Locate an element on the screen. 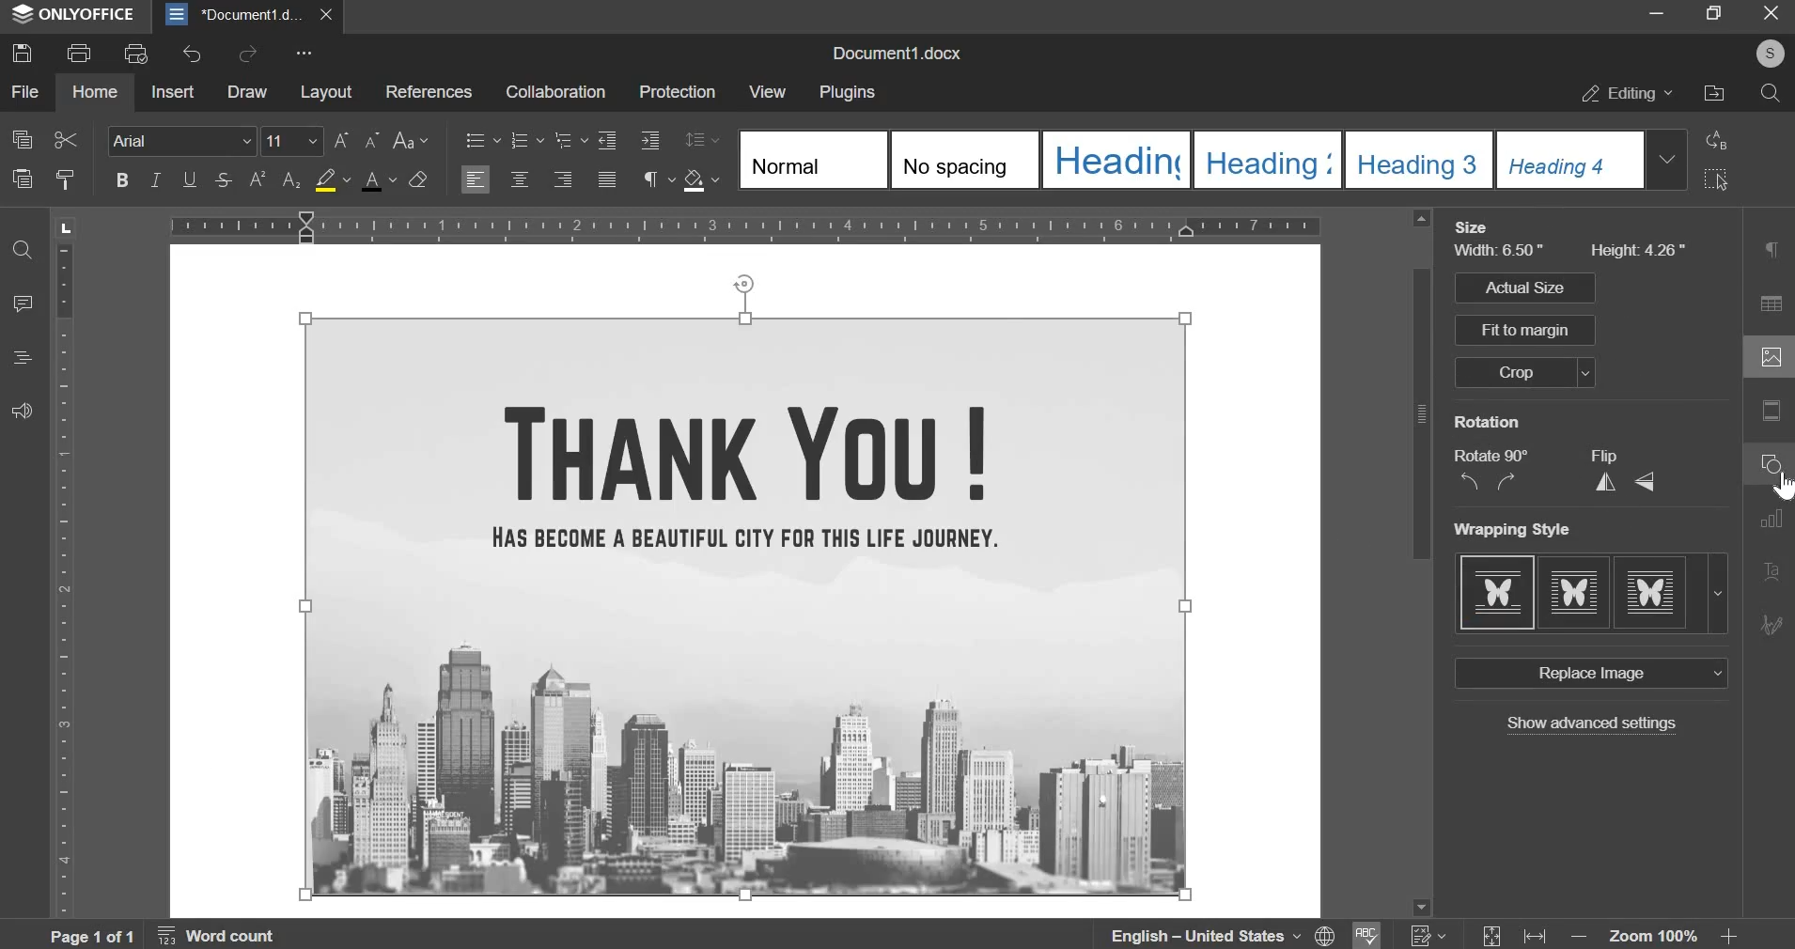 Image resolution: width=1795 pixels, height=949 pixels. Word Count is located at coordinates (220, 933).